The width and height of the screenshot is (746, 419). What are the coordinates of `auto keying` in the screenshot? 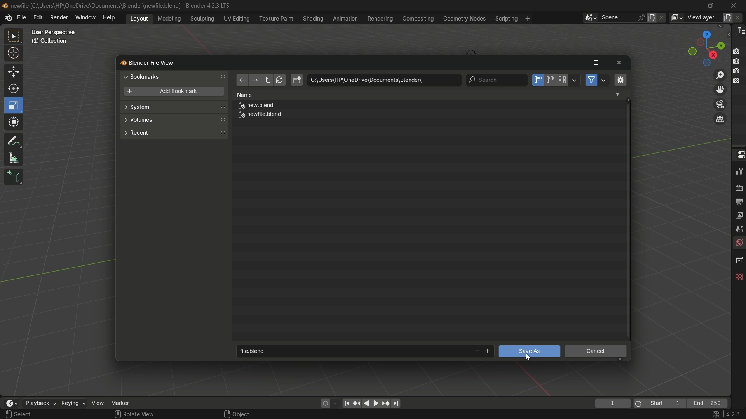 It's located at (323, 403).